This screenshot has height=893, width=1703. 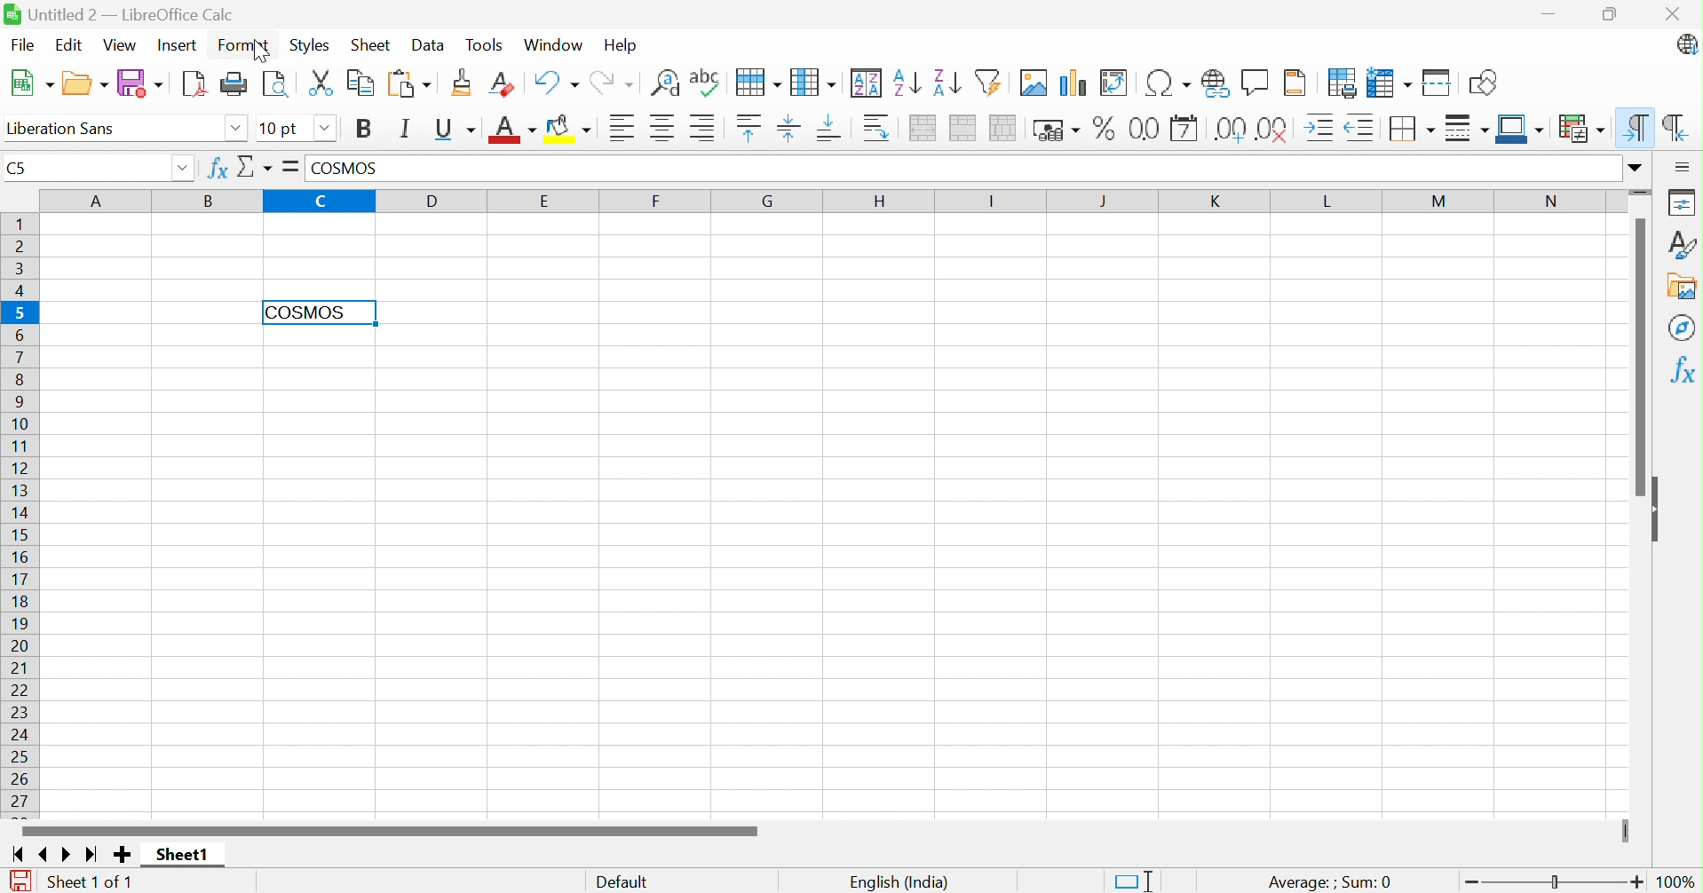 I want to click on Merge and Center or Unmerge cells depending on the current toggle state, so click(x=925, y=129).